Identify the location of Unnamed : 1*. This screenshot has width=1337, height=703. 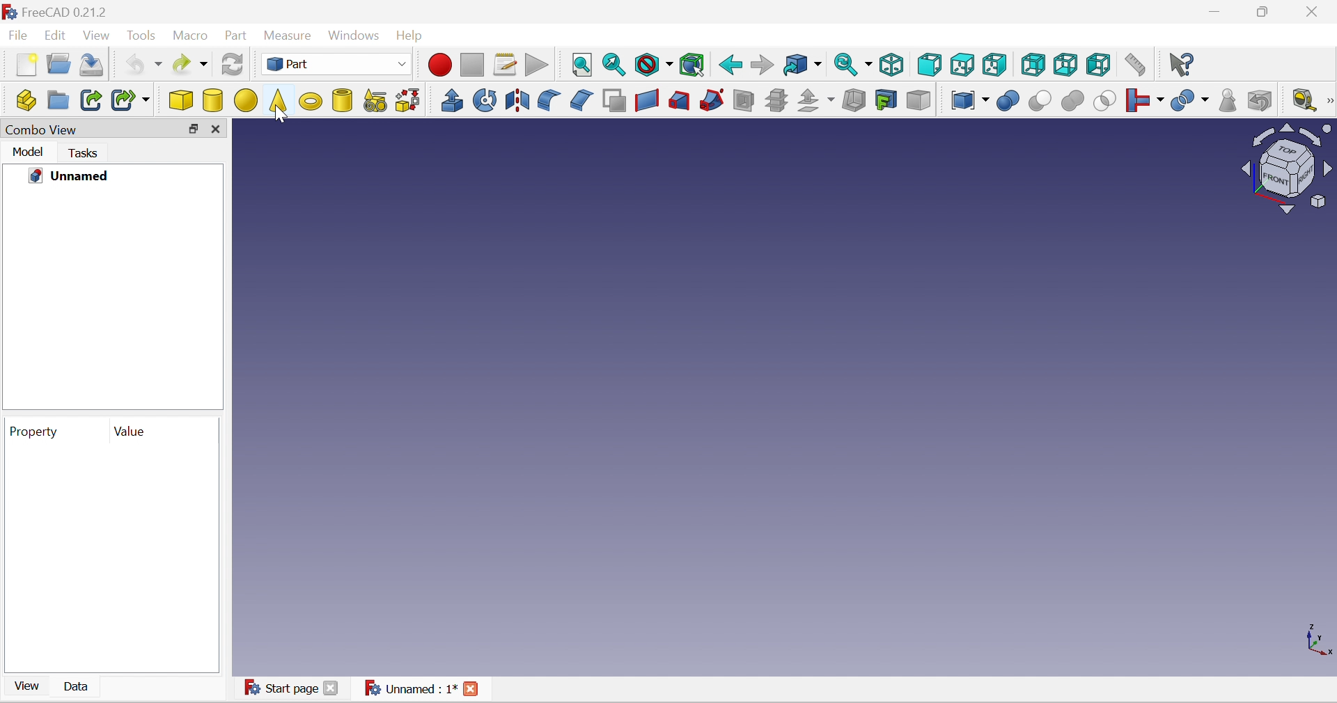
(423, 688).